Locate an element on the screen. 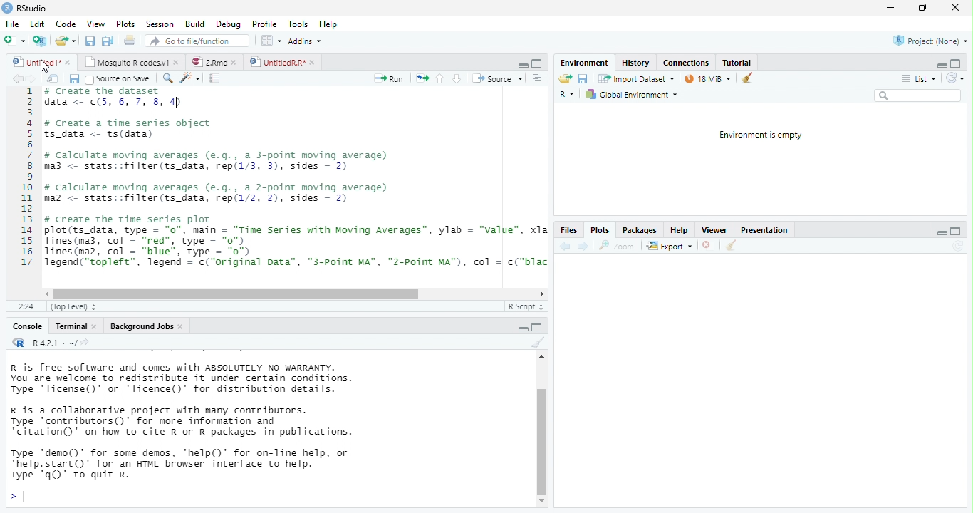 The width and height of the screenshot is (973, 513). List is located at coordinates (918, 79).